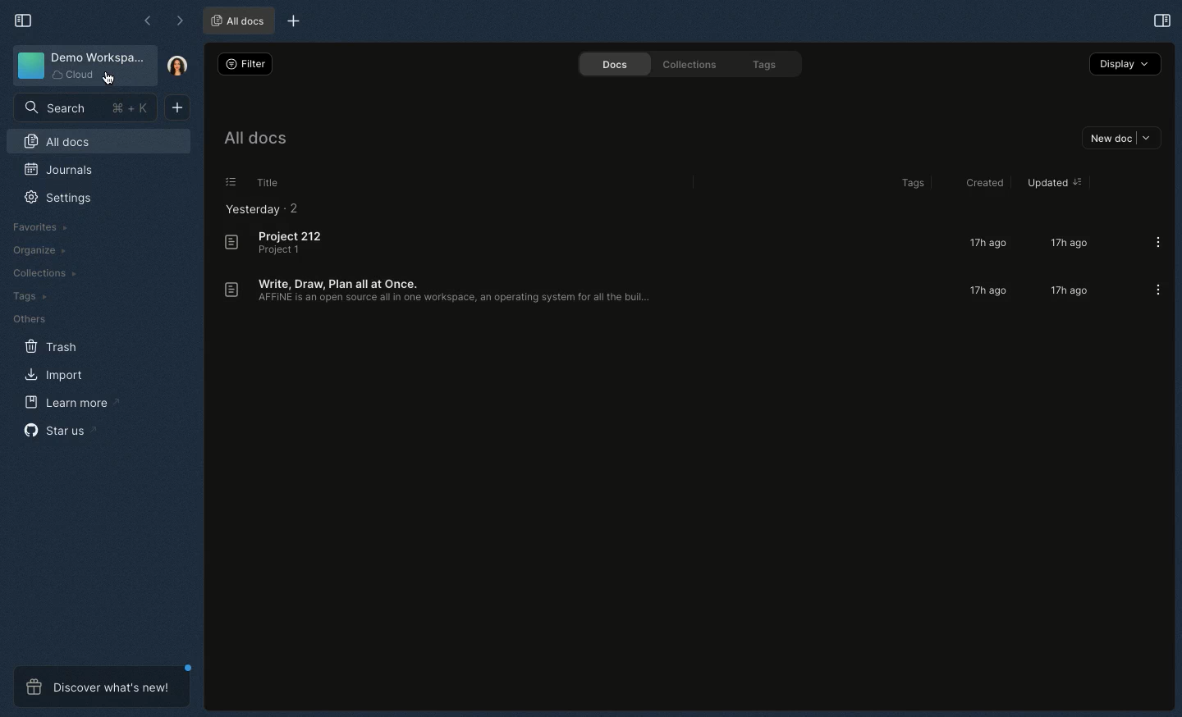 This screenshot has width=1182, height=717. What do you see at coordinates (58, 170) in the screenshot?
I see `Journals` at bounding box center [58, 170].